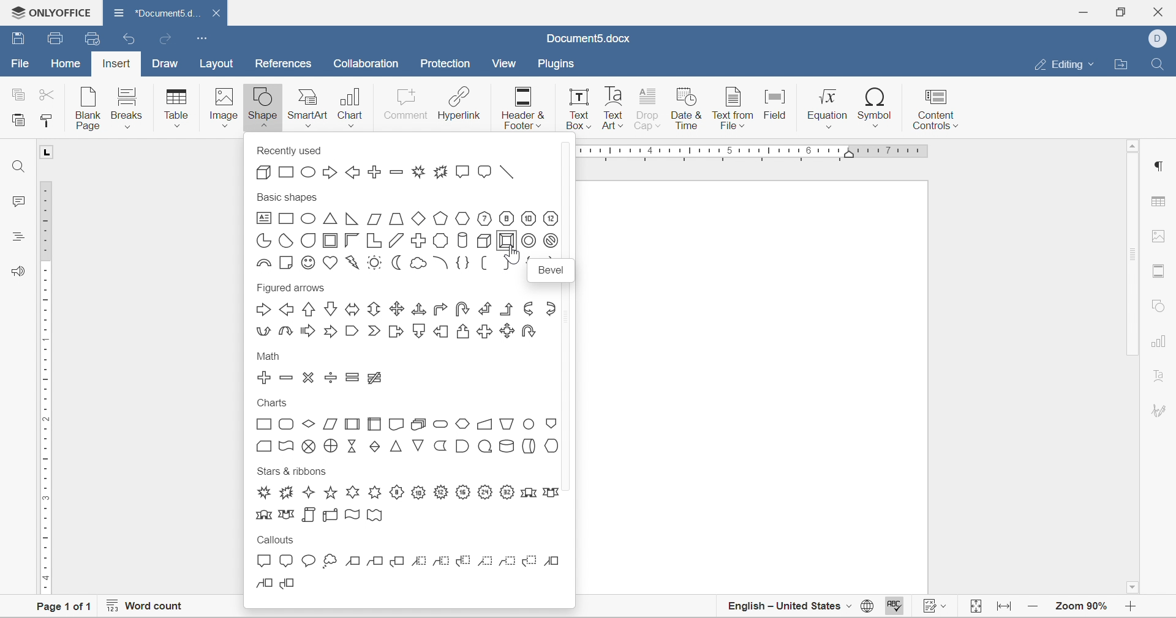  What do you see at coordinates (1037, 609) in the screenshot?
I see `zoom in` at bounding box center [1037, 609].